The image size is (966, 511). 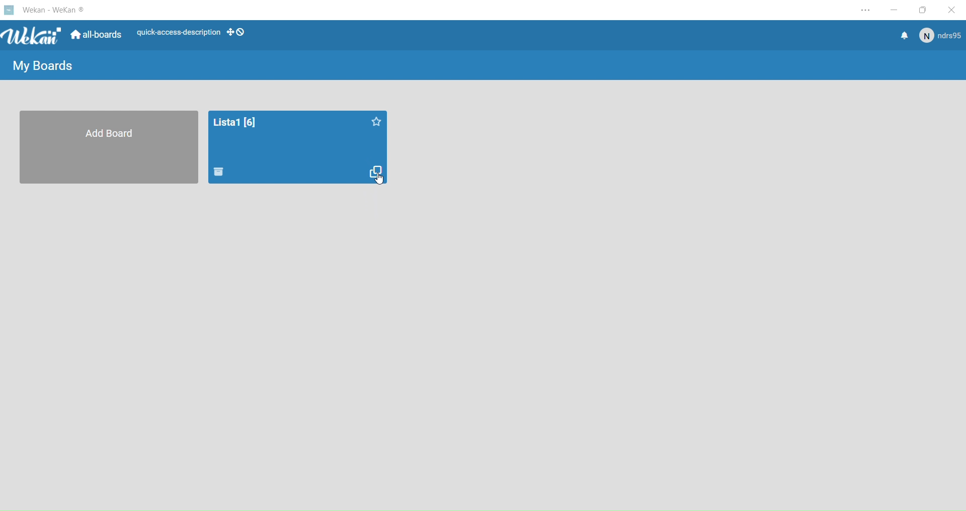 I want to click on Notify, so click(x=902, y=36).